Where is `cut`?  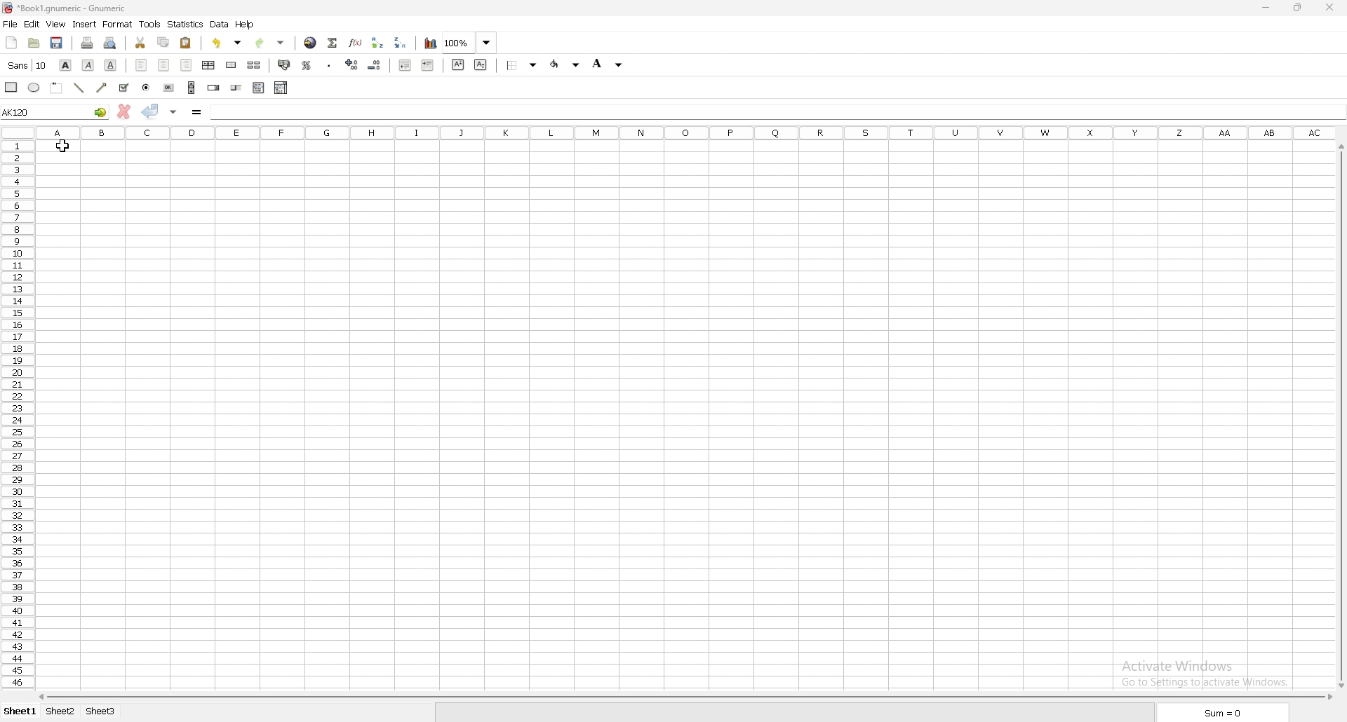 cut is located at coordinates (142, 43).